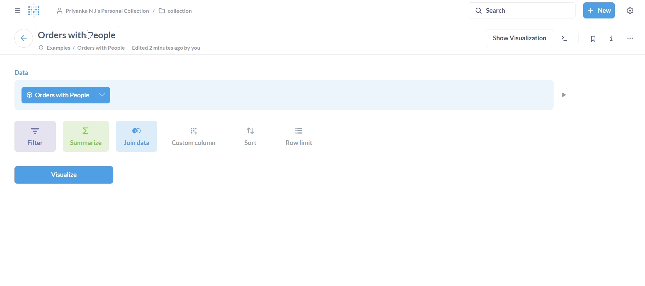 This screenshot has height=286, width=645. What do you see at coordinates (630, 39) in the screenshot?
I see `move,trash and more..` at bounding box center [630, 39].